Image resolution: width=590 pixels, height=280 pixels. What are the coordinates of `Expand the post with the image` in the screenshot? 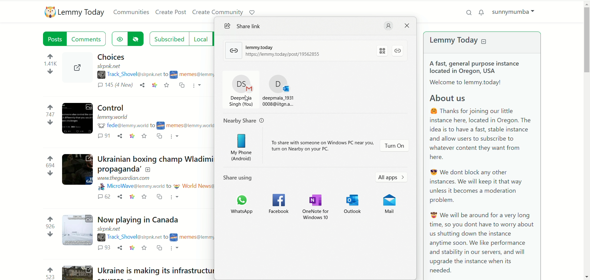 It's located at (76, 170).